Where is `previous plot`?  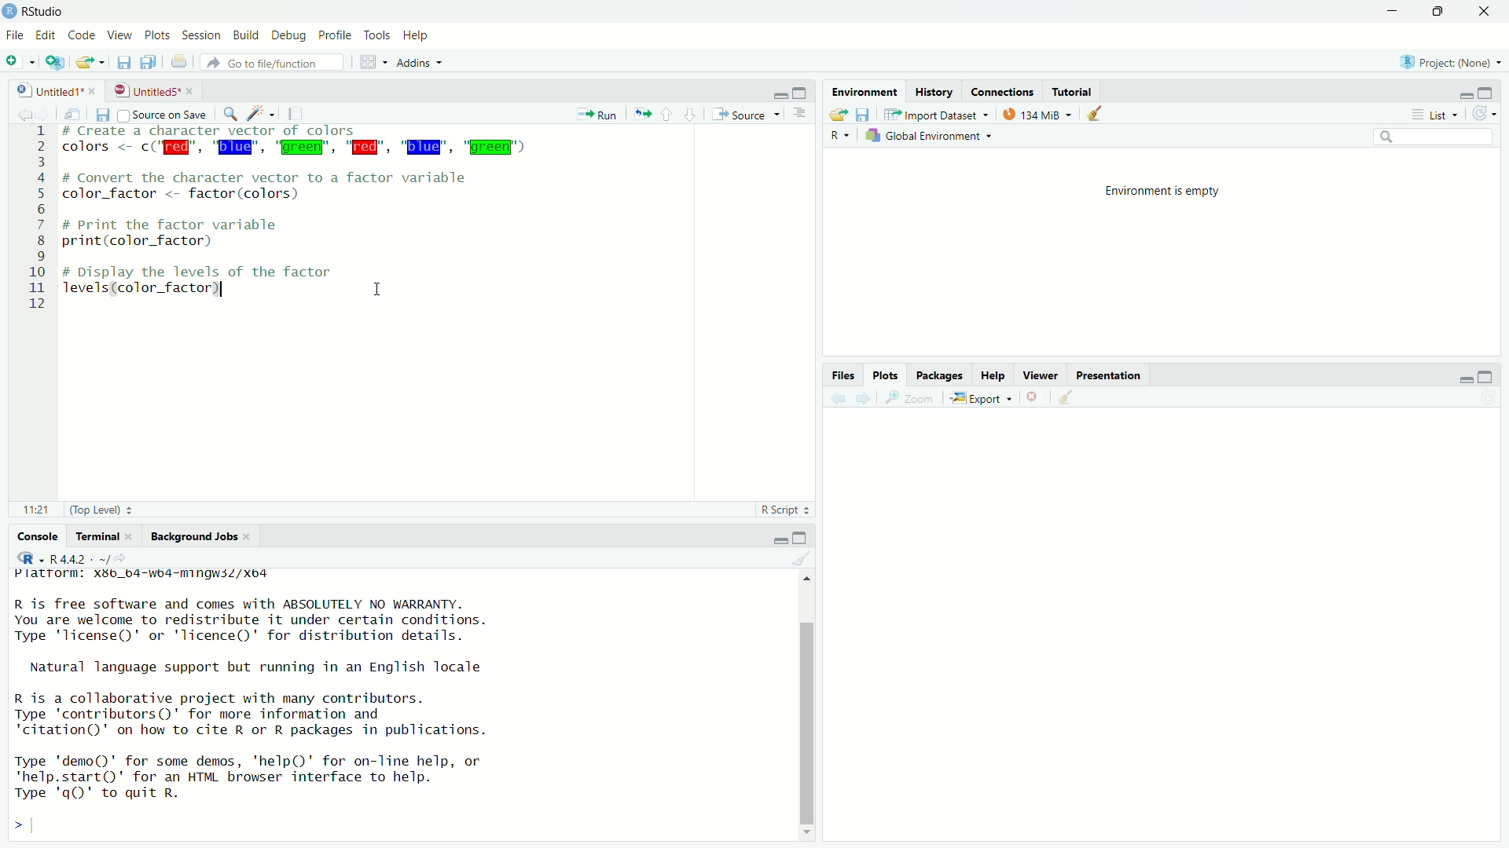 previous plot is located at coordinates (835, 398).